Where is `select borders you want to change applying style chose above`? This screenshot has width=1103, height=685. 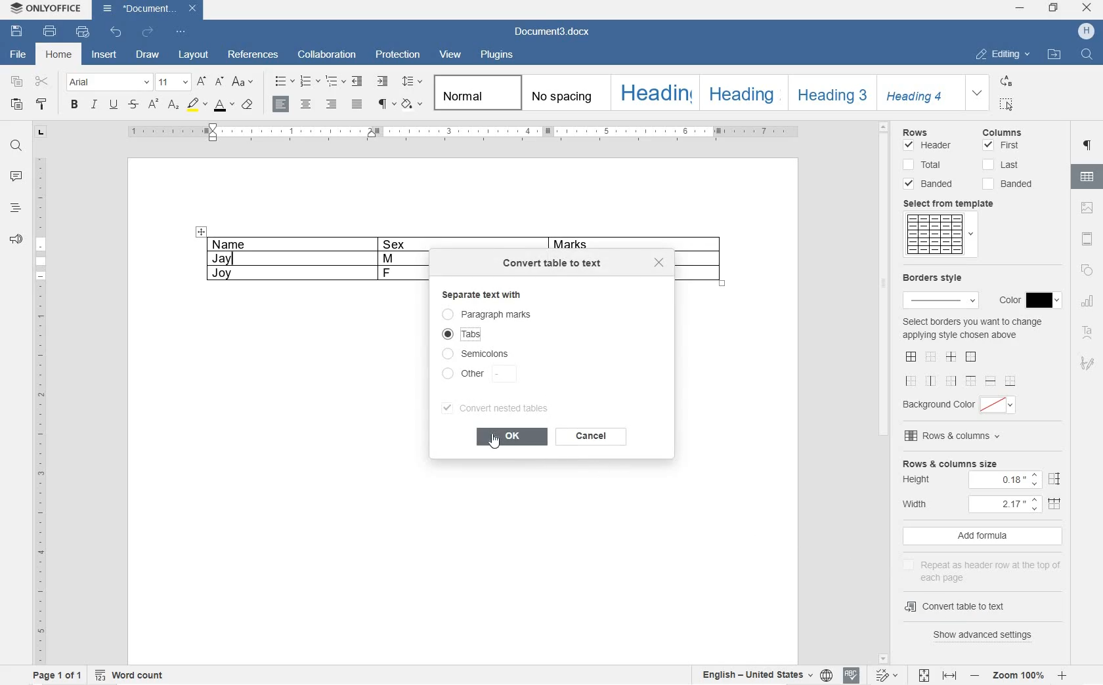
select borders you want to change applying style chose above is located at coordinates (972, 329).